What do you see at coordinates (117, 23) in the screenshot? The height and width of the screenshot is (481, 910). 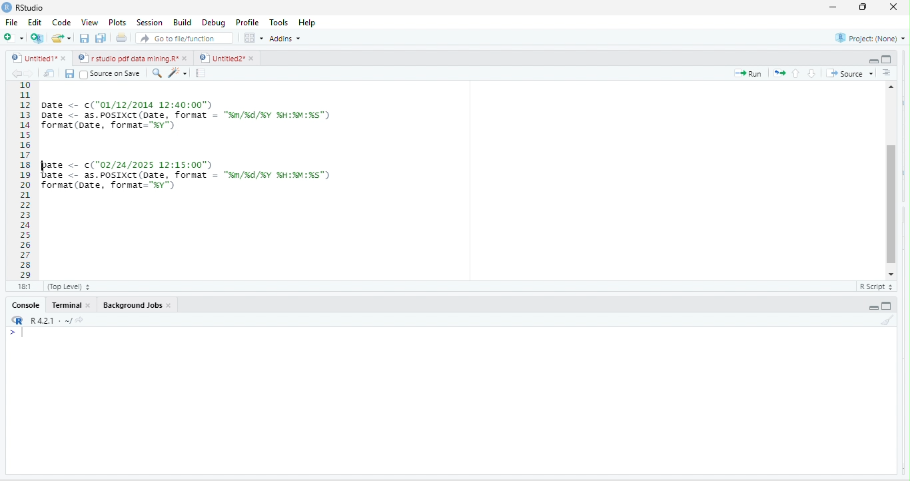 I see `Plots` at bounding box center [117, 23].